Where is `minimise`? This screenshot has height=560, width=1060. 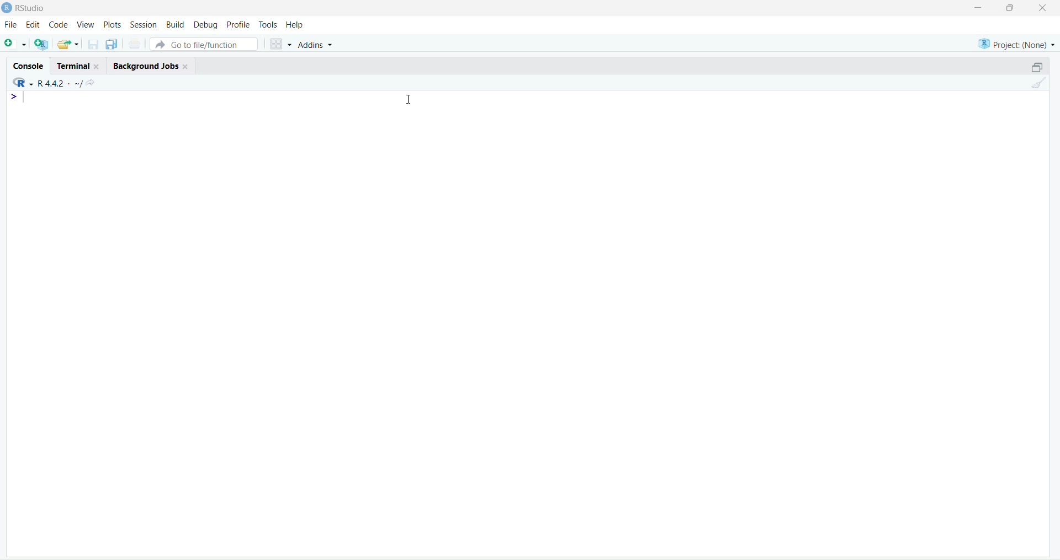 minimise is located at coordinates (980, 7).